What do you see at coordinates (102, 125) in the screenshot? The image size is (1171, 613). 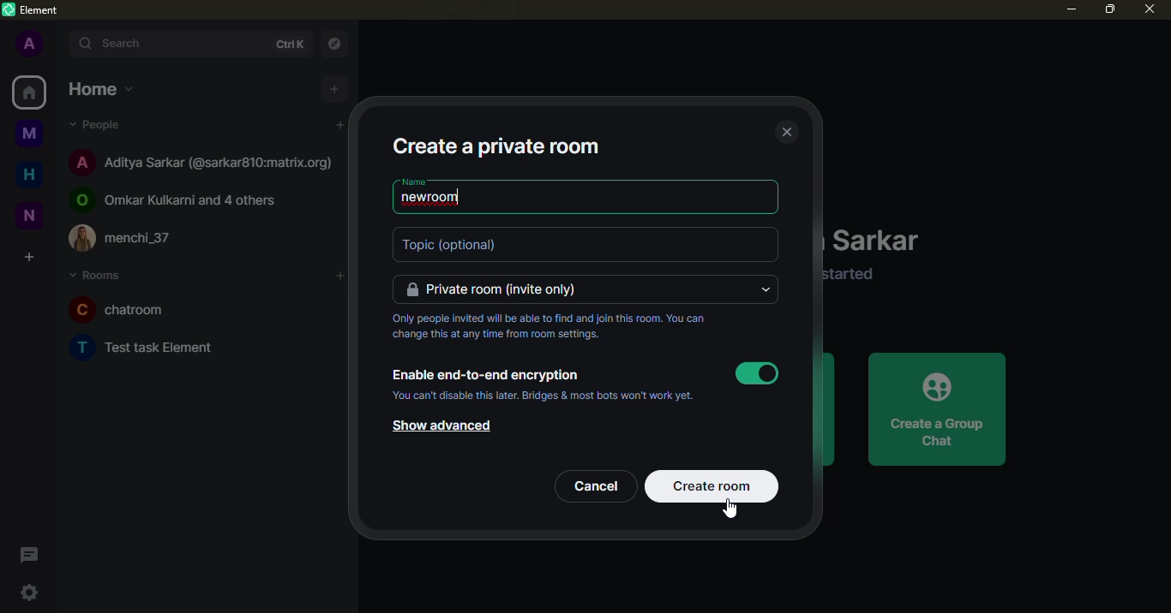 I see `people` at bounding box center [102, 125].